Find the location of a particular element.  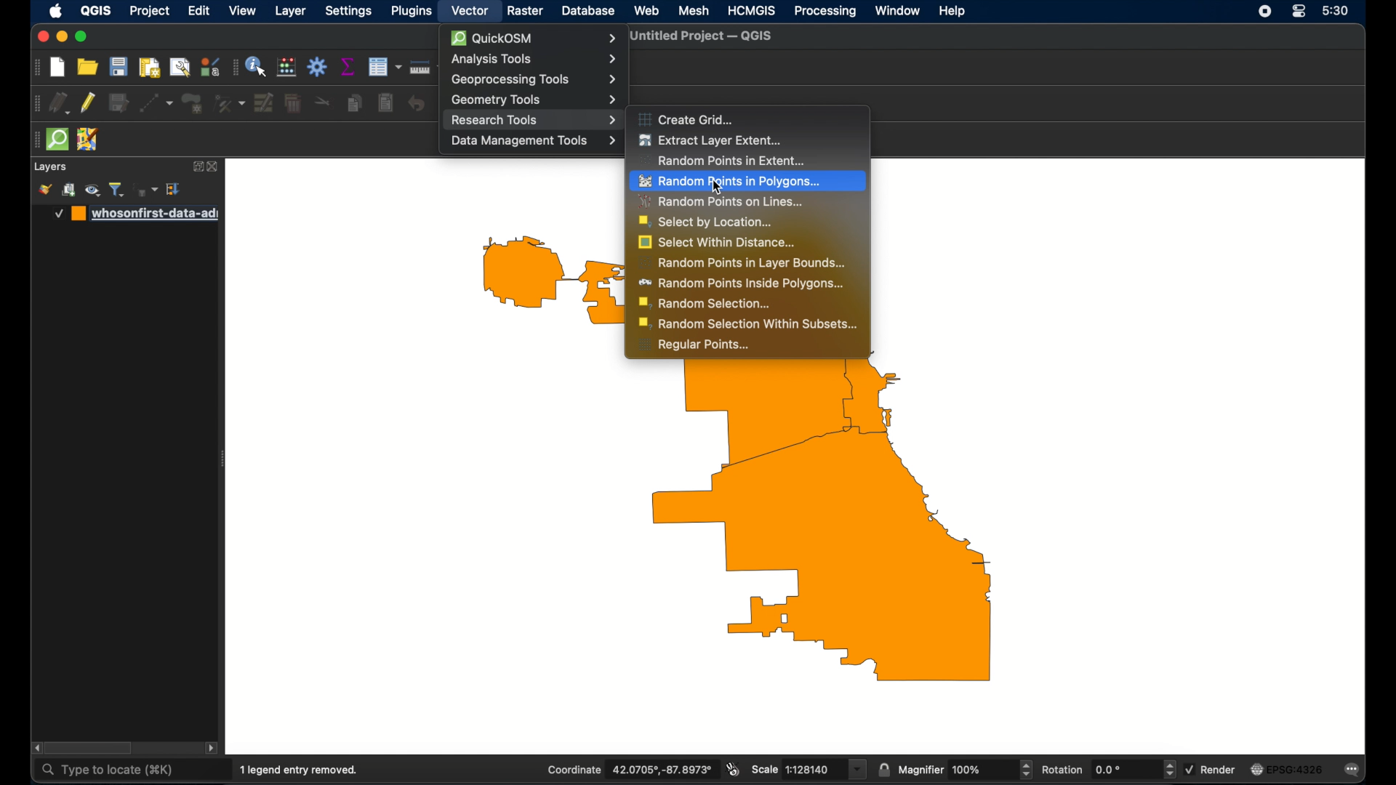

random points inside polygons is located at coordinates (741, 283).